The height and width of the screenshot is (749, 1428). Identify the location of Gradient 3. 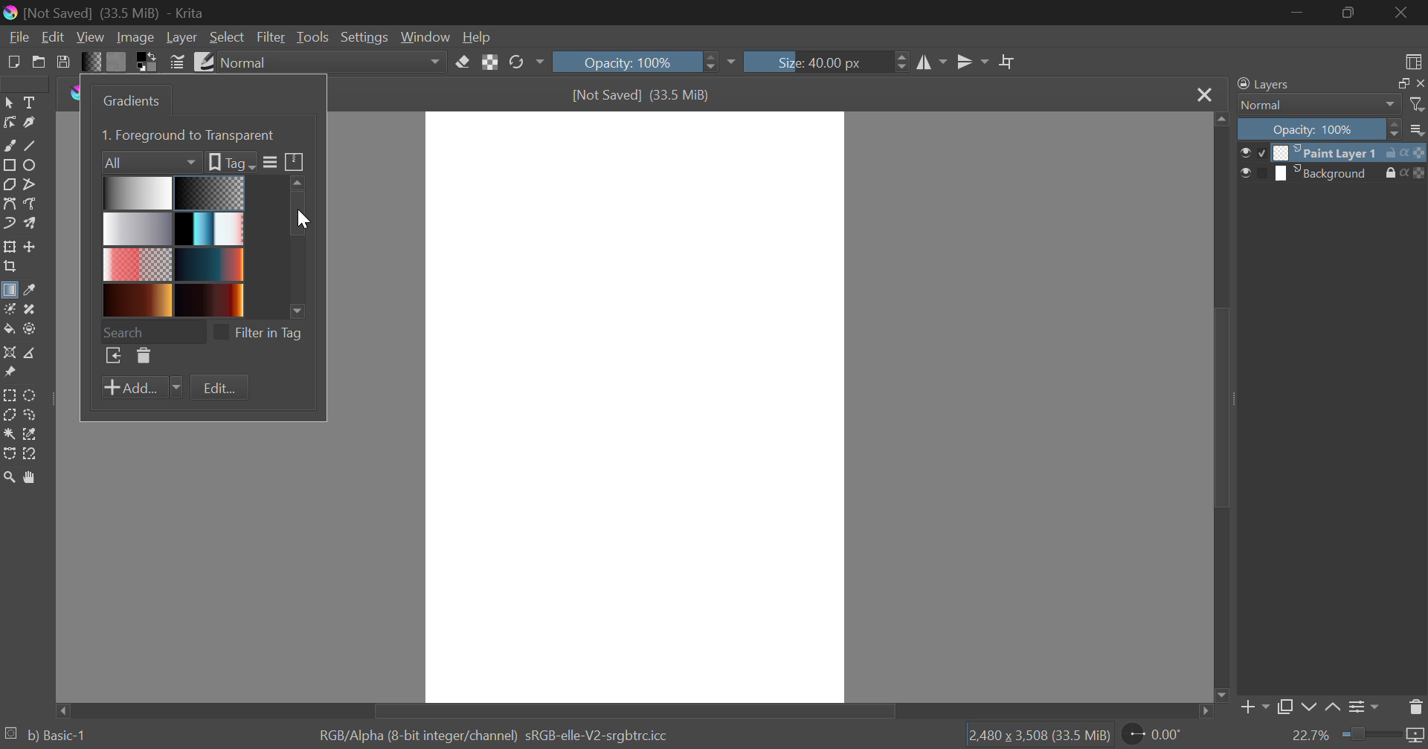
(138, 229).